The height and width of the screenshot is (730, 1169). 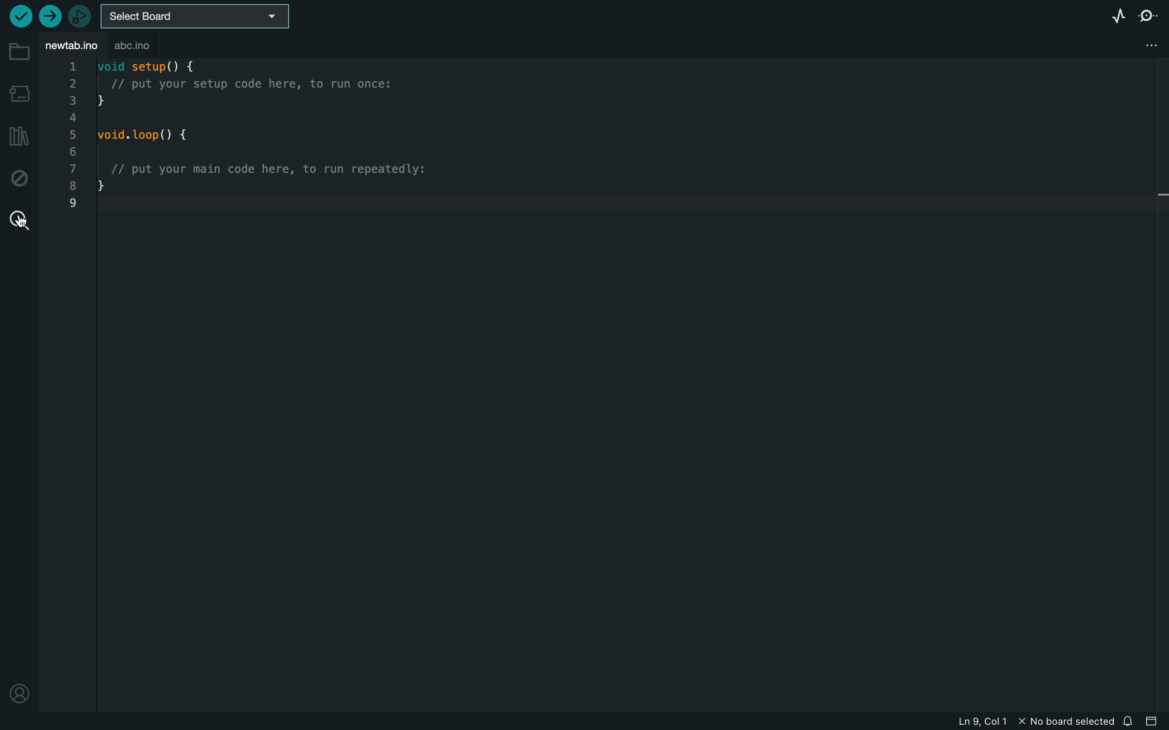 What do you see at coordinates (19, 220) in the screenshot?
I see `cursor` at bounding box center [19, 220].